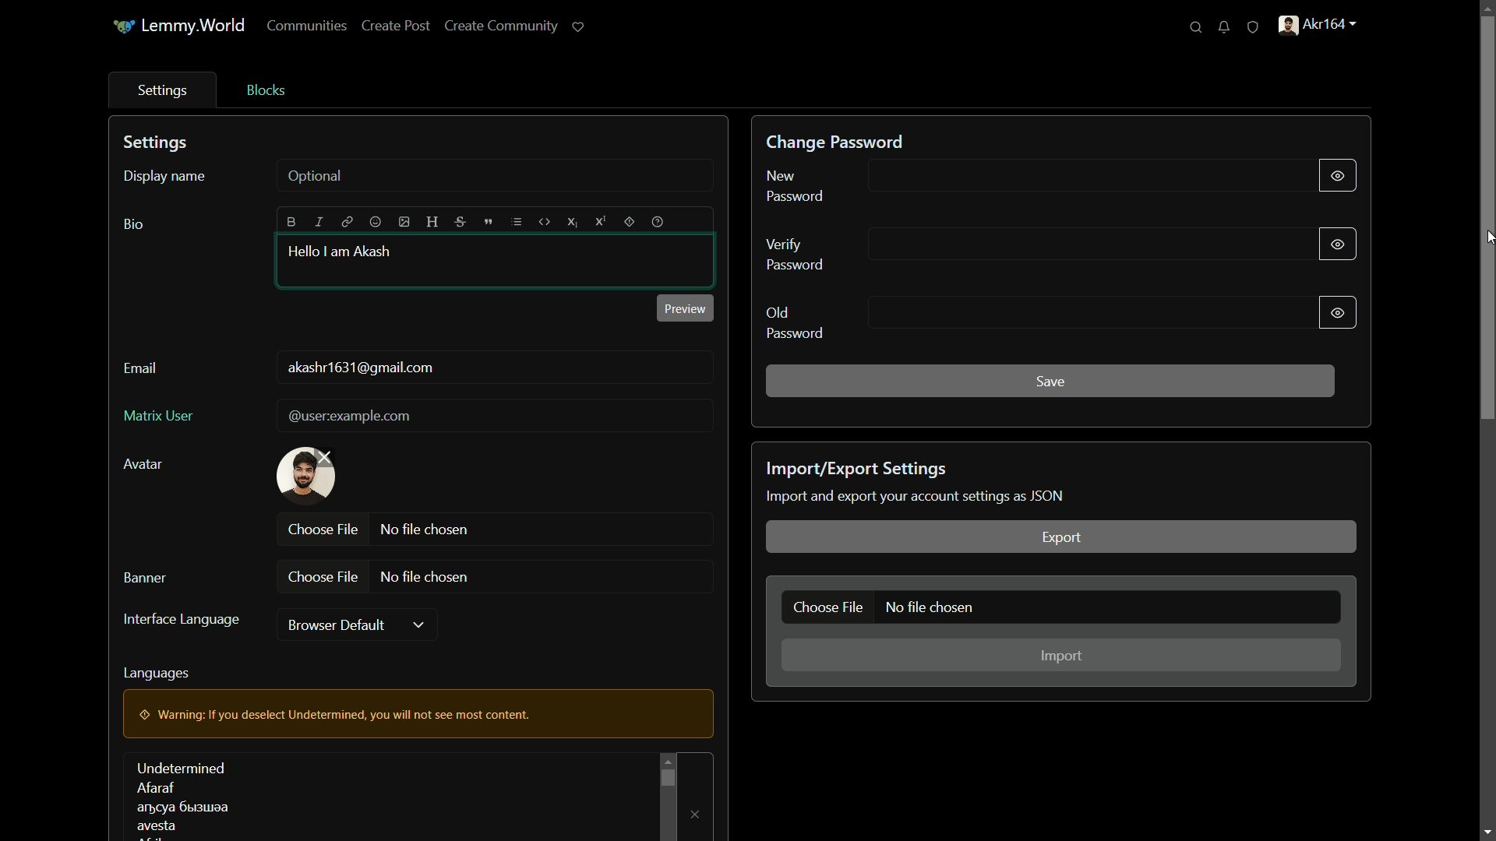 This screenshot has width=1496, height=841. What do you see at coordinates (517, 222) in the screenshot?
I see `list` at bounding box center [517, 222].